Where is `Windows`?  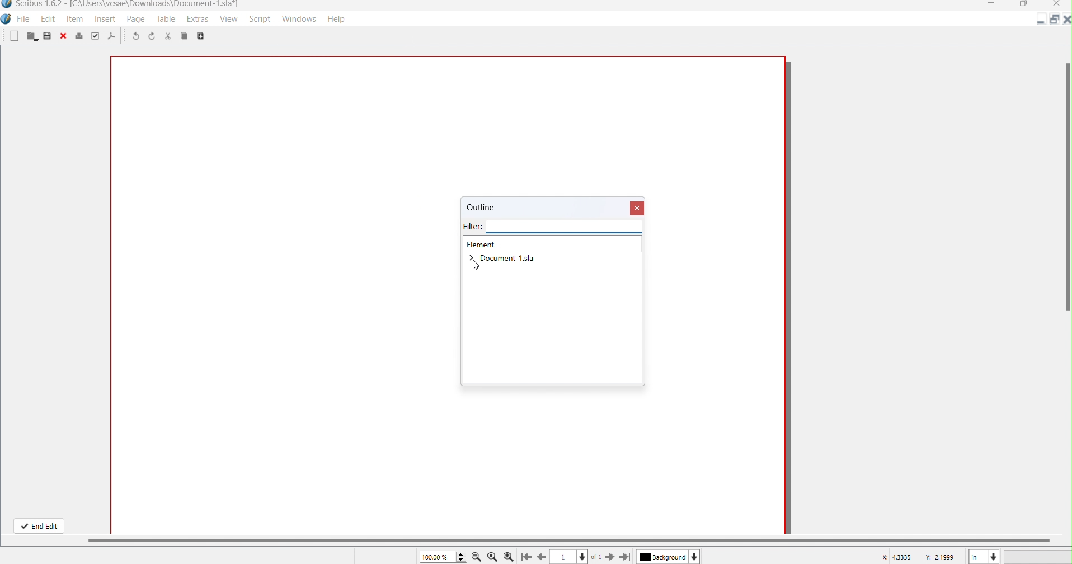
Windows is located at coordinates (300, 19).